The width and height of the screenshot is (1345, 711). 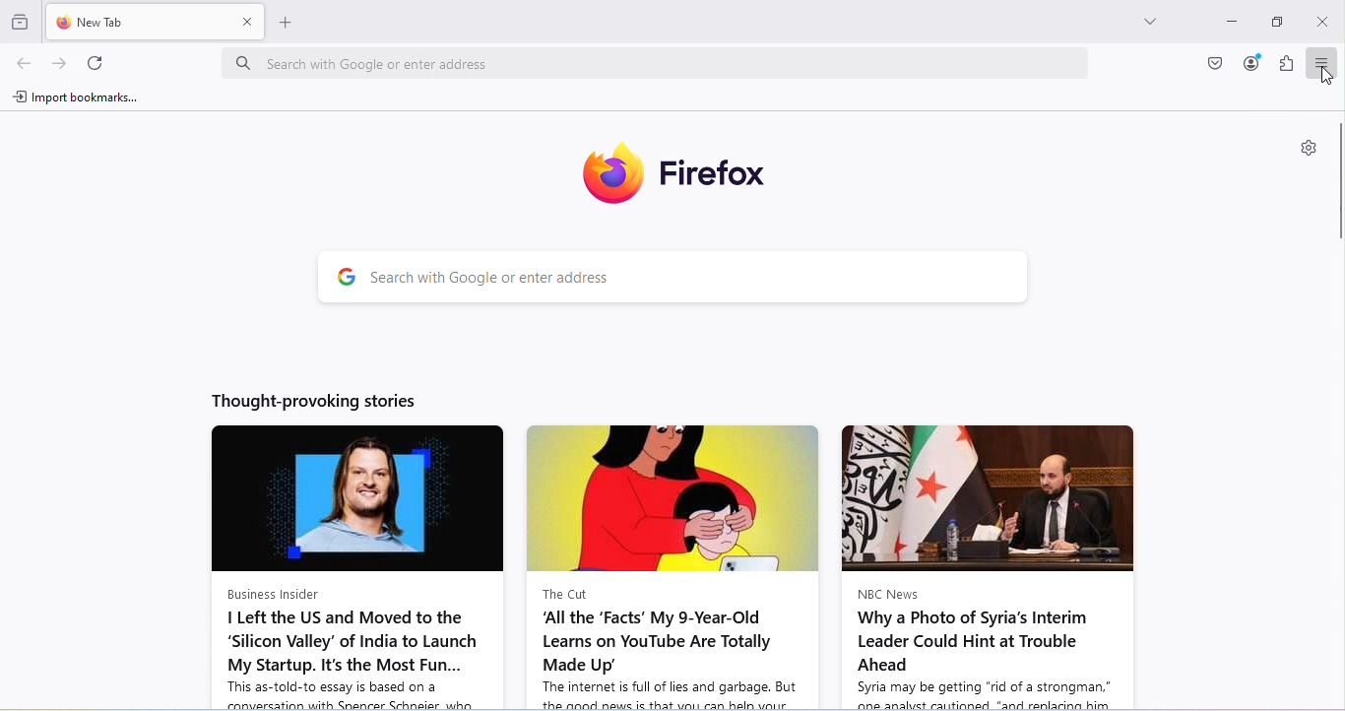 What do you see at coordinates (1336, 184) in the screenshot?
I see `Scroll bar` at bounding box center [1336, 184].